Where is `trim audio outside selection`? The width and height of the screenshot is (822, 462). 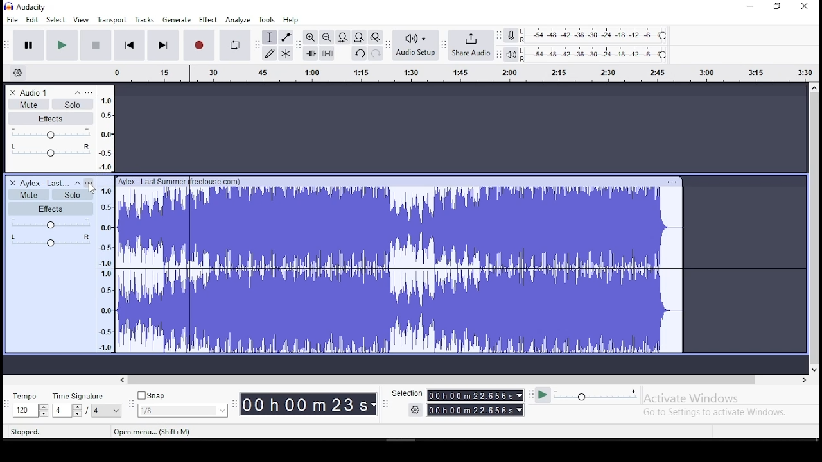
trim audio outside selection is located at coordinates (311, 53).